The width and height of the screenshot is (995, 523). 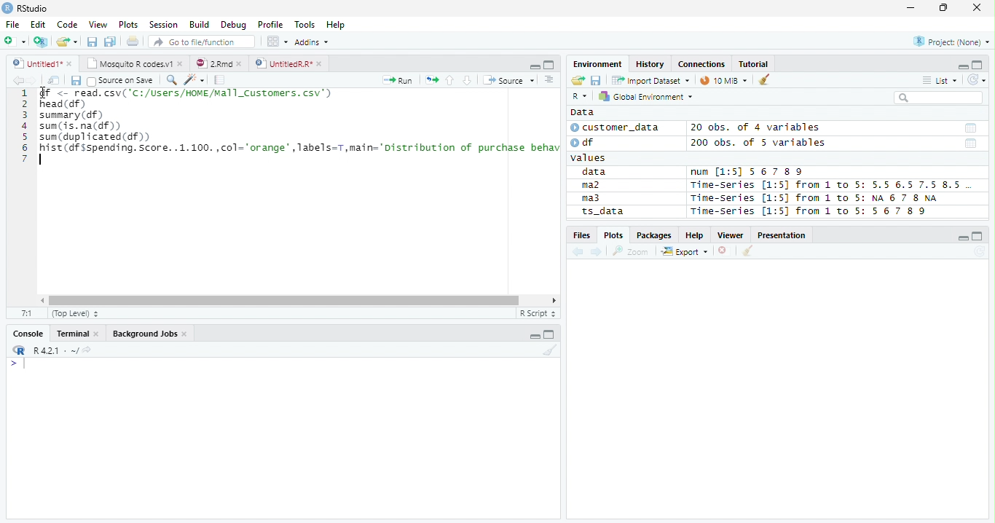 What do you see at coordinates (234, 25) in the screenshot?
I see `Debug` at bounding box center [234, 25].